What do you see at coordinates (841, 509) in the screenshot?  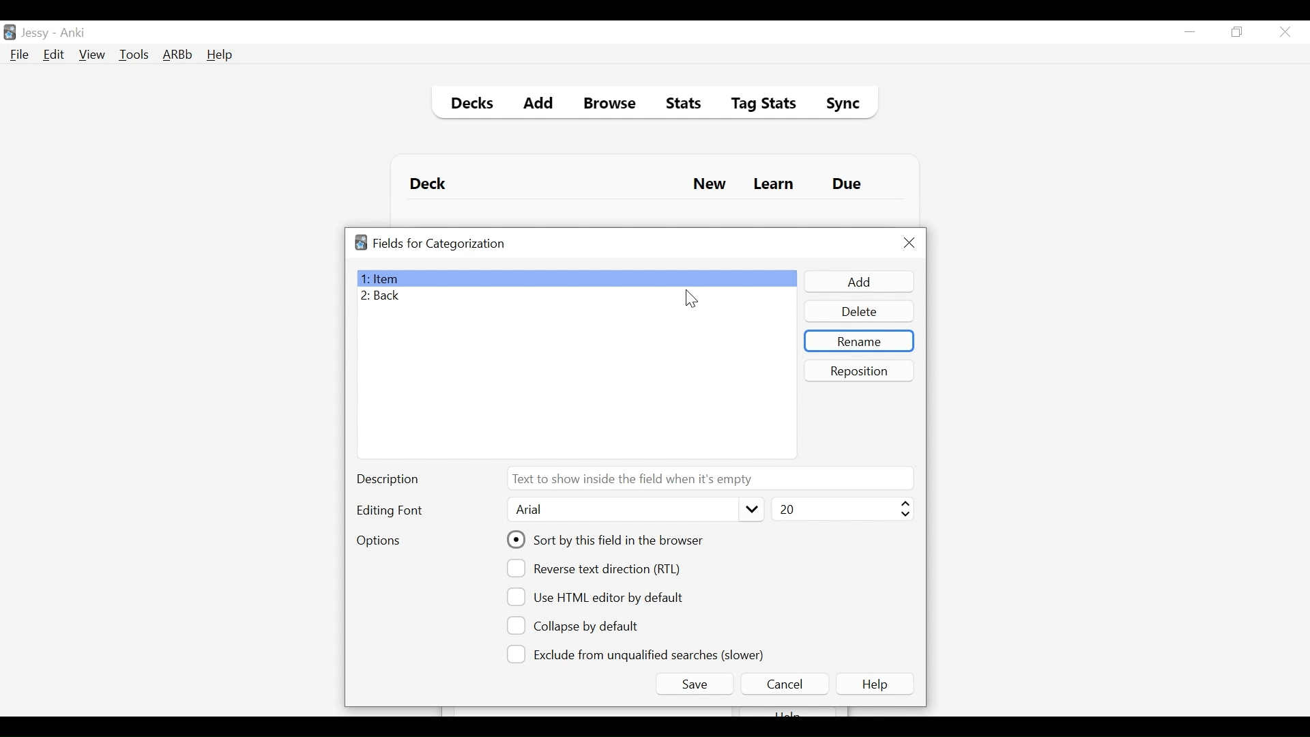 I see `Adjust Font Size` at bounding box center [841, 509].